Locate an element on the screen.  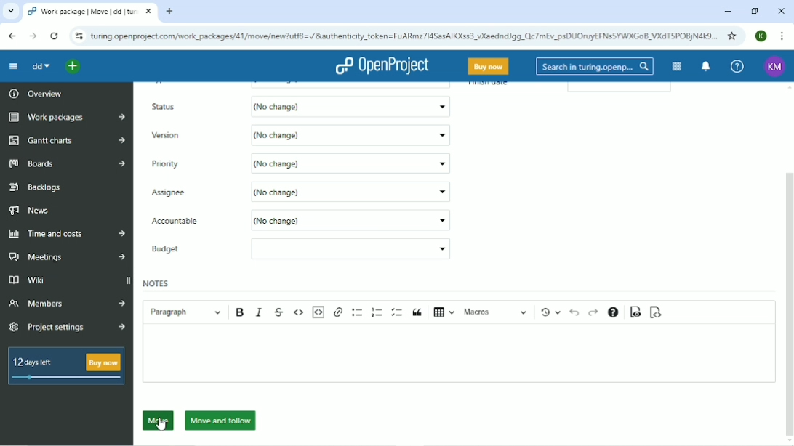
Notes is located at coordinates (163, 282).